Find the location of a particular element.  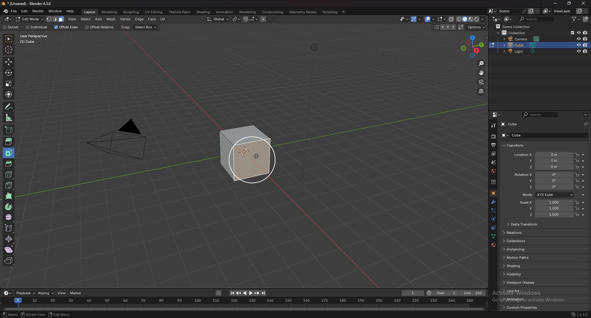

select is located at coordinates (10, 315).